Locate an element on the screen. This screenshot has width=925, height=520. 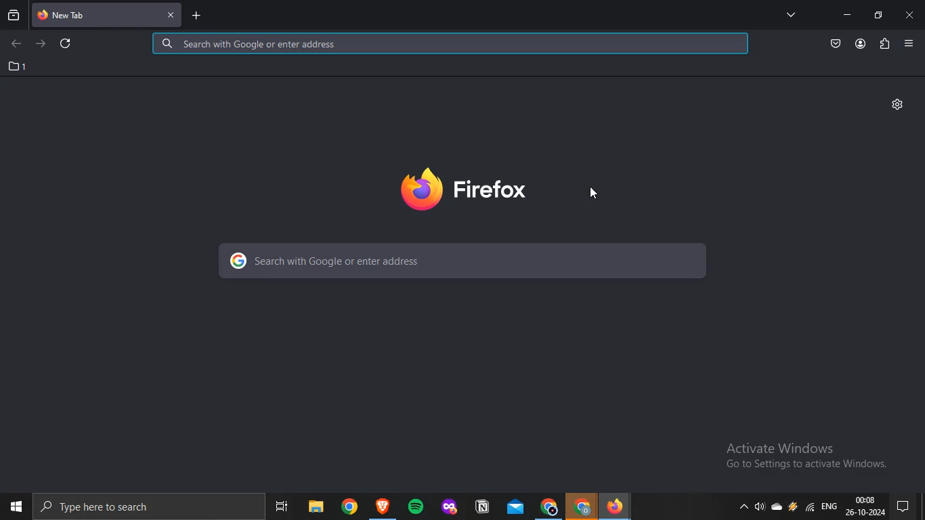
refresh is located at coordinates (66, 43).